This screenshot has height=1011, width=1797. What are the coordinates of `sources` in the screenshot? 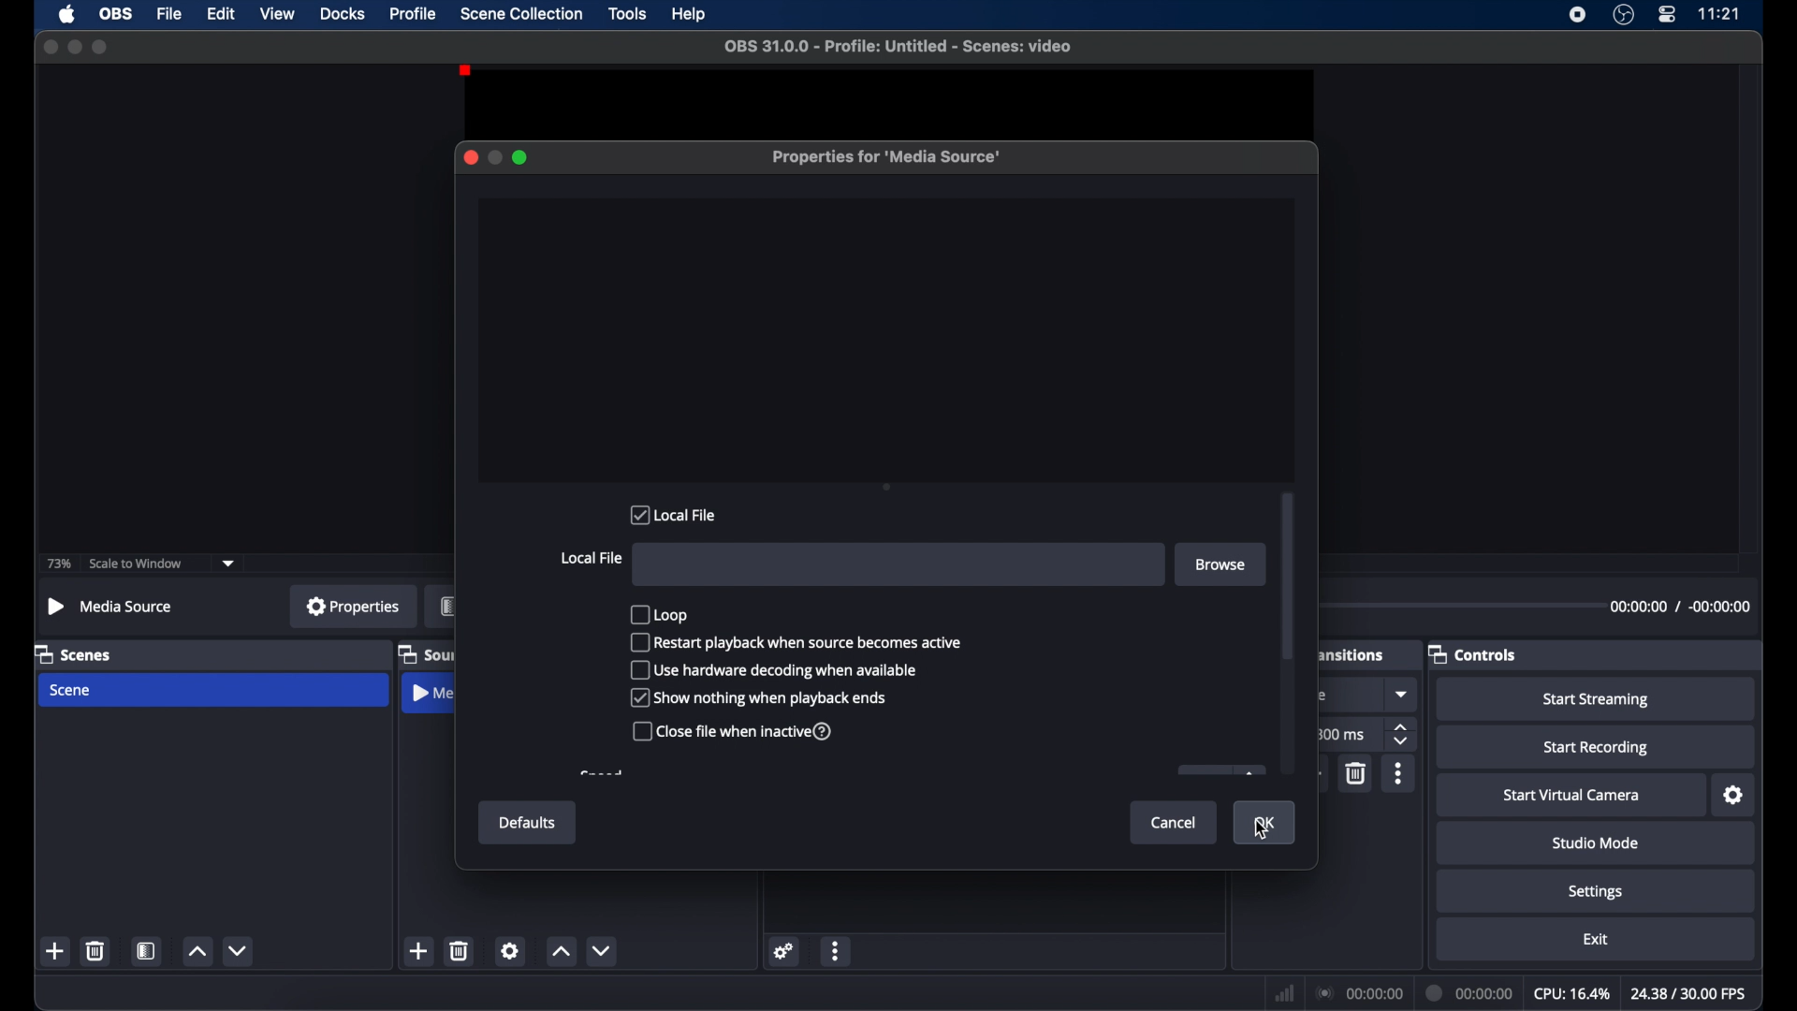 It's located at (429, 653).